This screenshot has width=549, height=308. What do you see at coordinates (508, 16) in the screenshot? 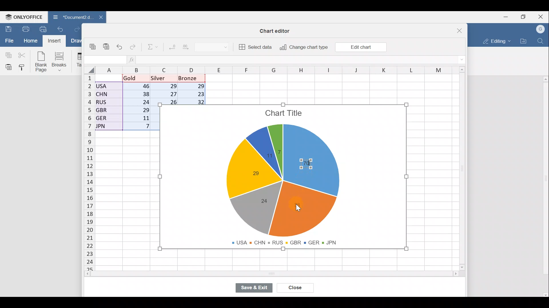
I see `Minimize` at bounding box center [508, 16].